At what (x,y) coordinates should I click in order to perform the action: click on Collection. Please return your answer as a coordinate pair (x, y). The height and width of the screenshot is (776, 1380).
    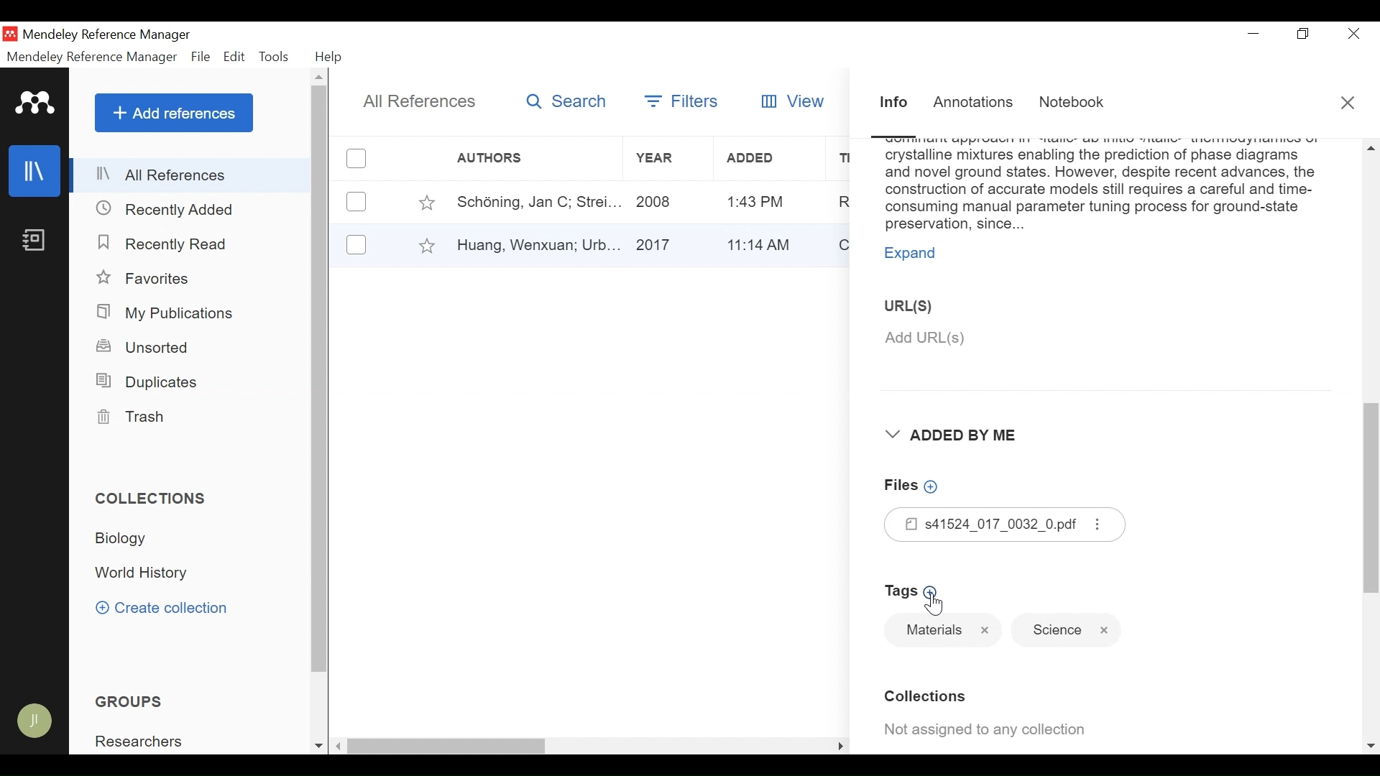
    Looking at the image, I should click on (126, 538).